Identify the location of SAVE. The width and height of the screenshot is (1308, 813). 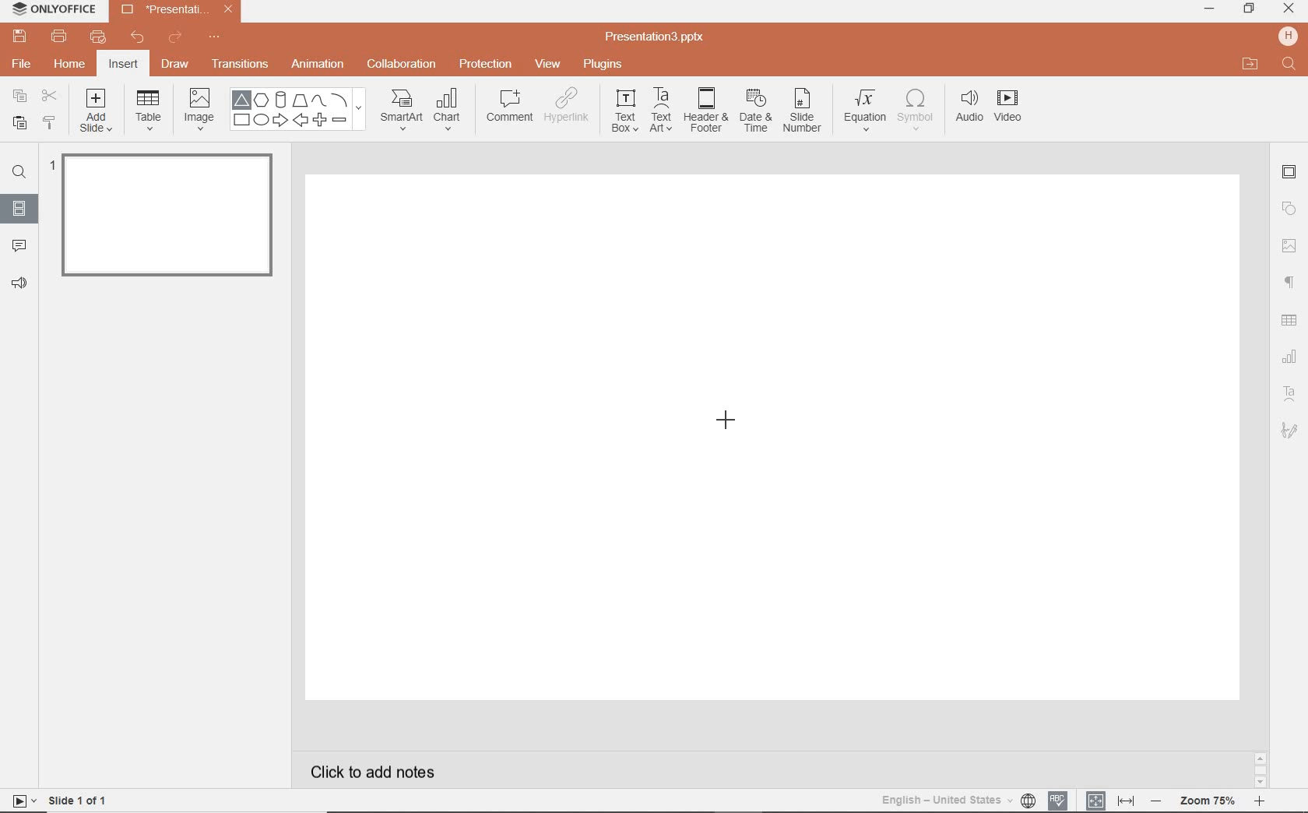
(22, 35).